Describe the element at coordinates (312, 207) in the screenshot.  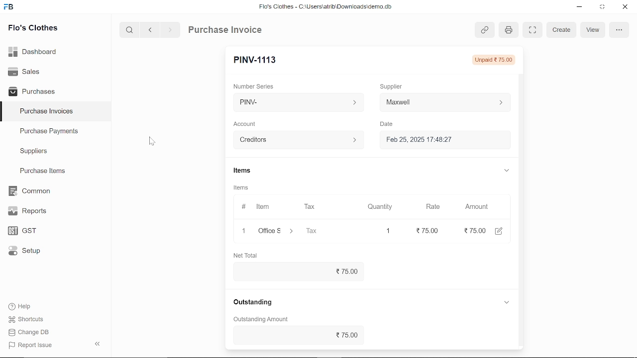
I see `Tax` at that location.